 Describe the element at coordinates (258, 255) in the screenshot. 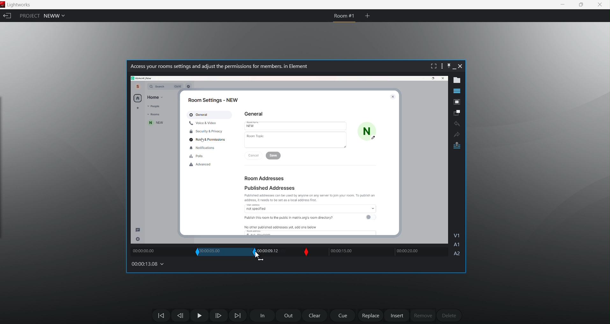

I see `cursor` at that location.